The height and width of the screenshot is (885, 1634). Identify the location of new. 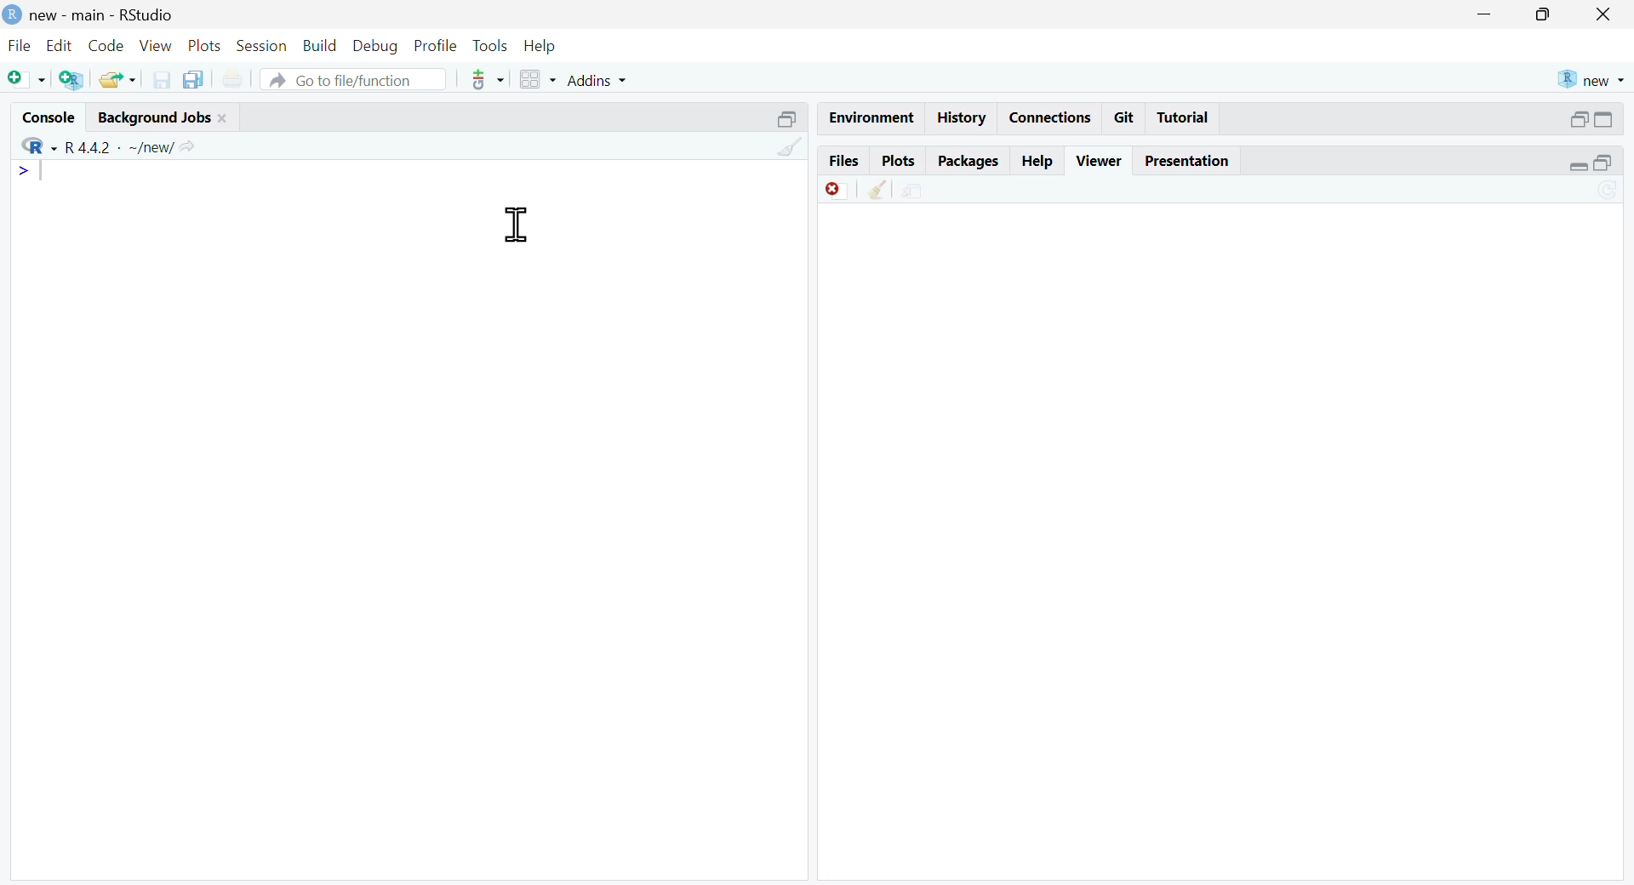
(1591, 81).